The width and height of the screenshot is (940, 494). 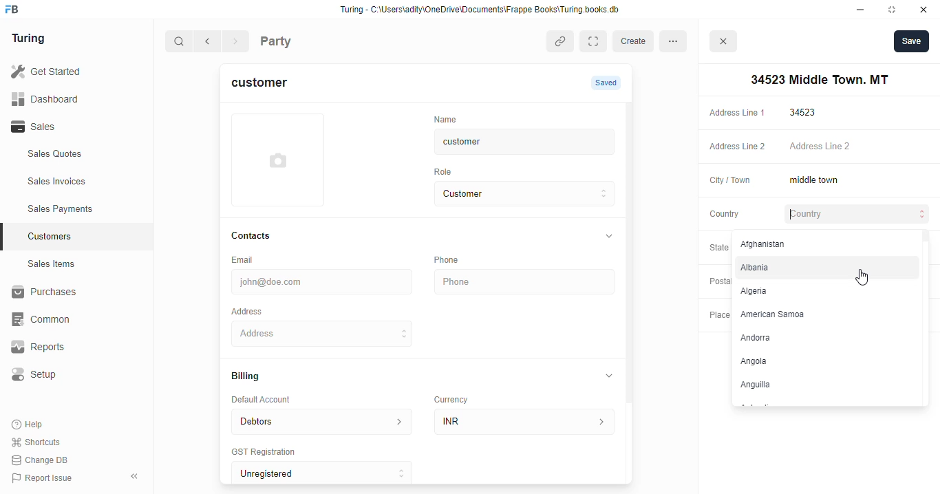 What do you see at coordinates (264, 236) in the screenshot?
I see `Contacts` at bounding box center [264, 236].